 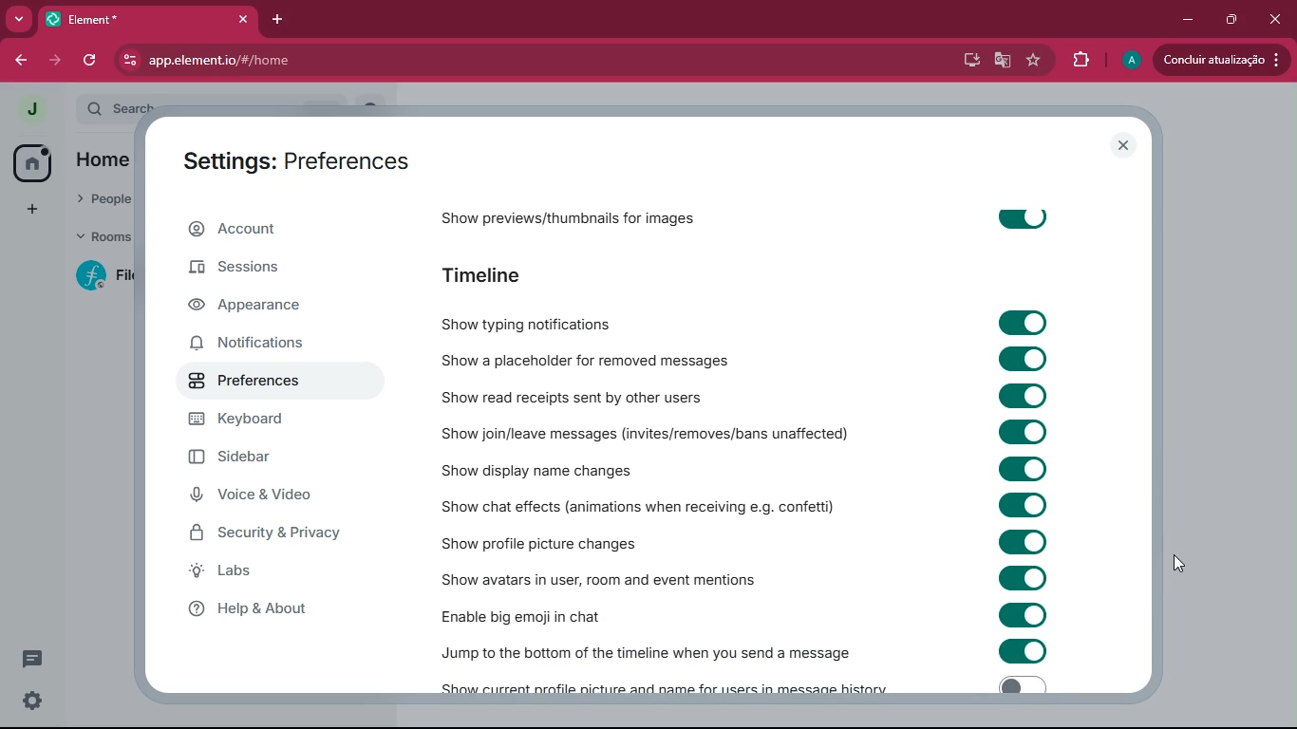 I want to click on concluir atualizacao, so click(x=1222, y=59).